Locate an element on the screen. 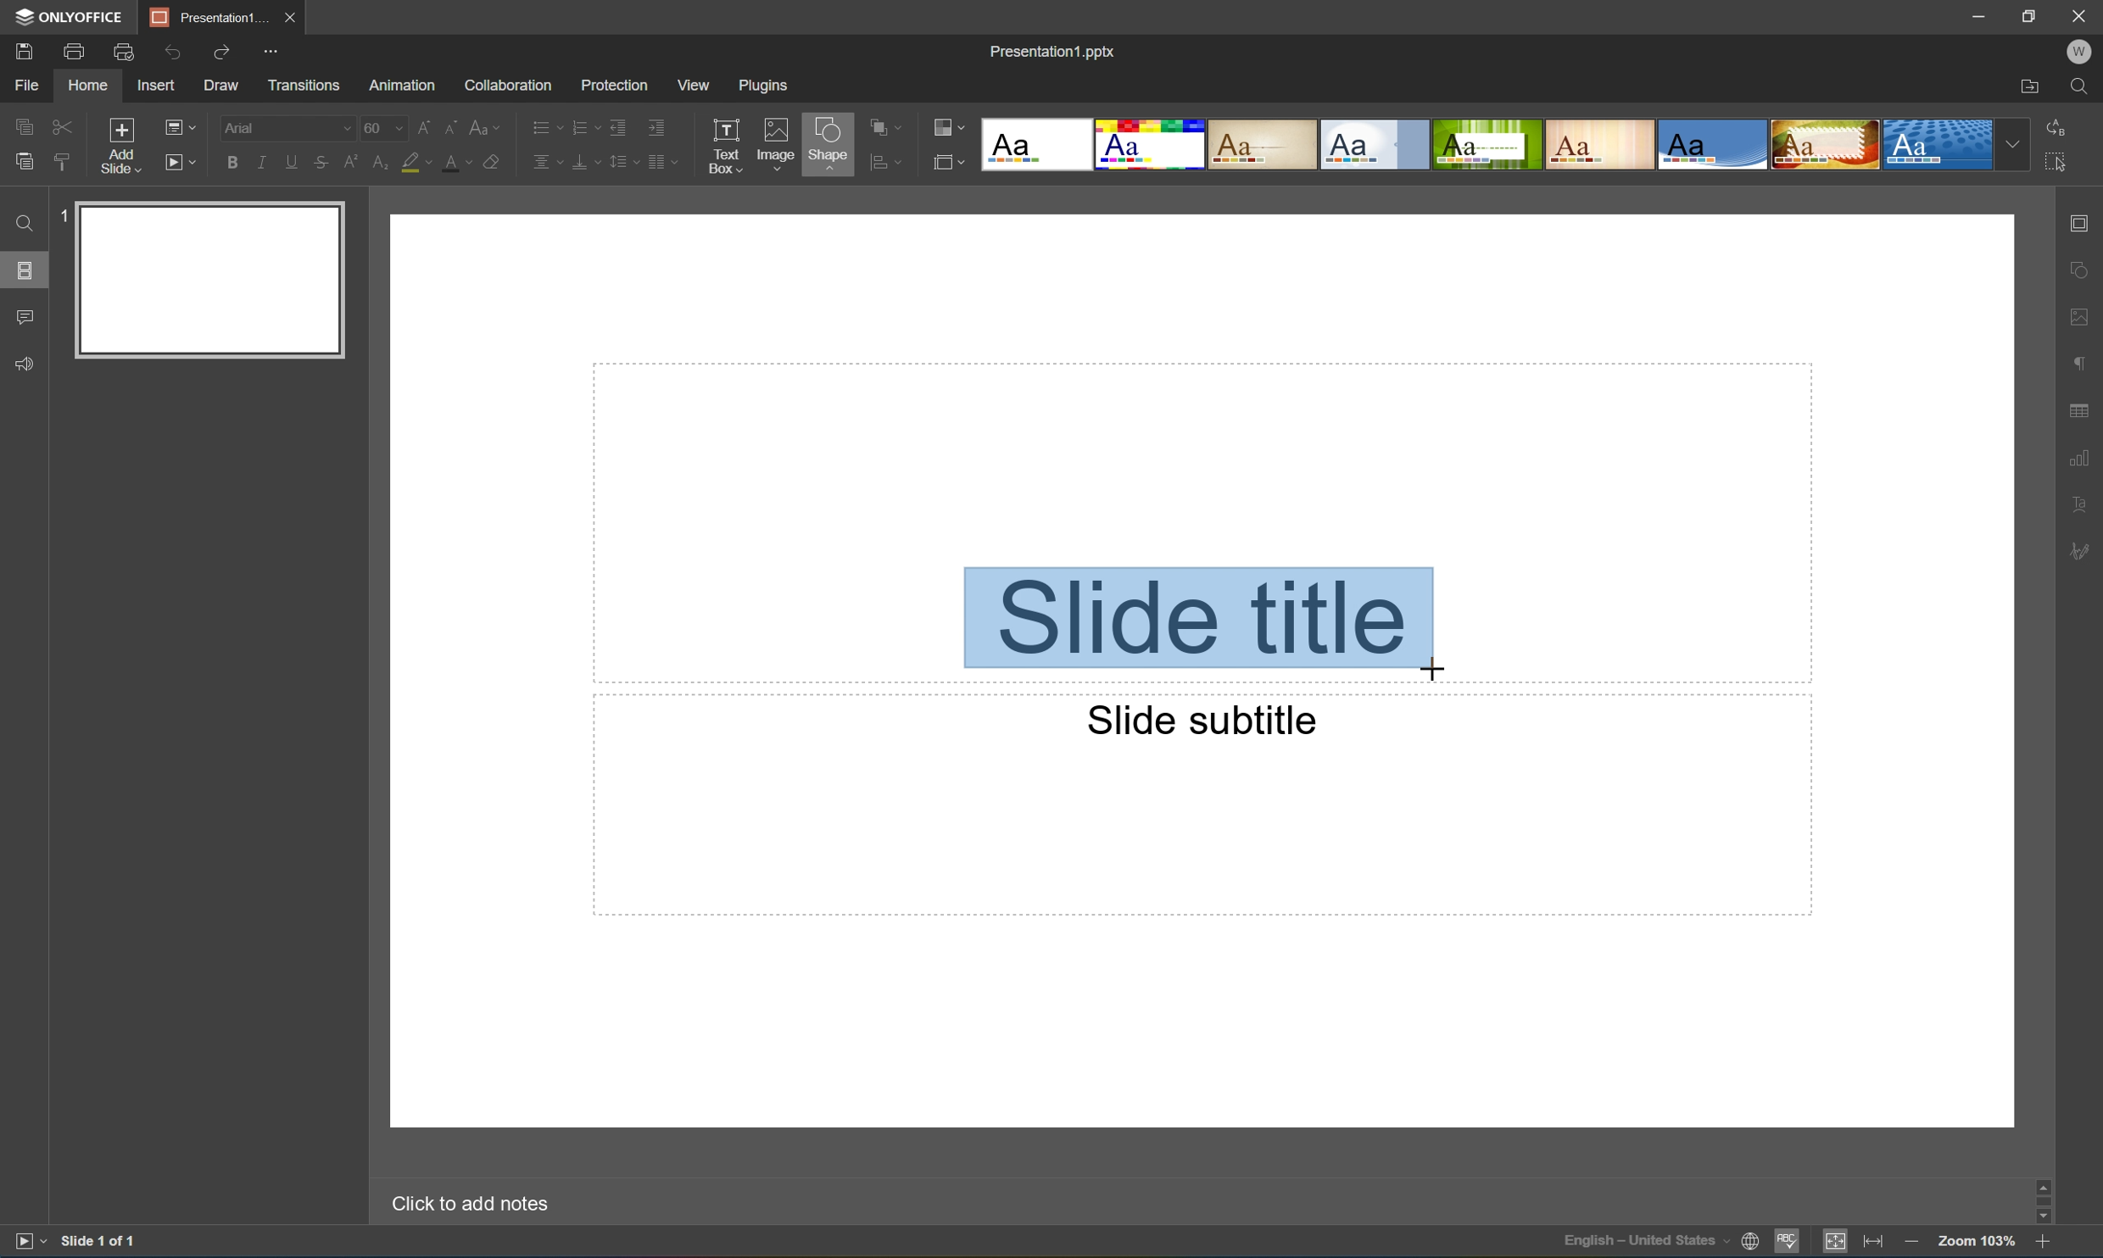  Set document language is located at coordinates (1749, 1243).